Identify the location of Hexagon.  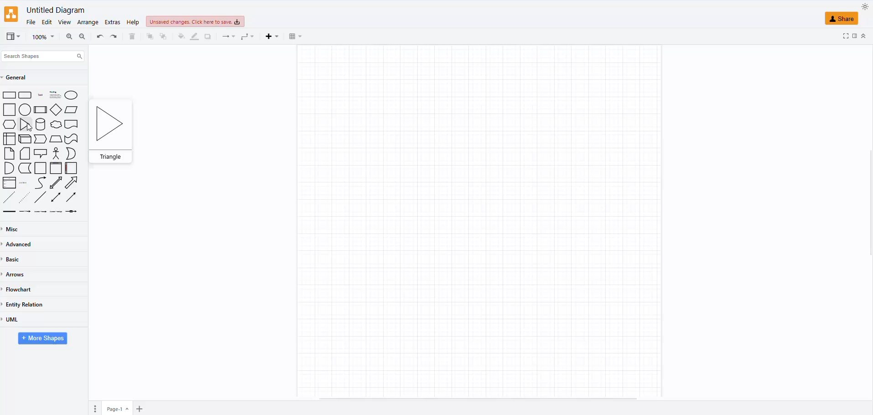
(9, 124).